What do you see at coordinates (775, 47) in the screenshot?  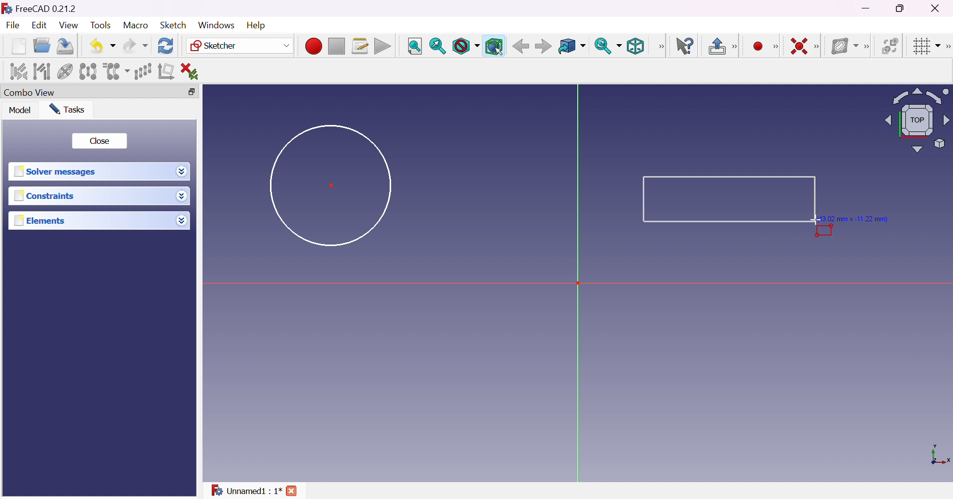 I see `Sketcher geometries` at bounding box center [775, 47].